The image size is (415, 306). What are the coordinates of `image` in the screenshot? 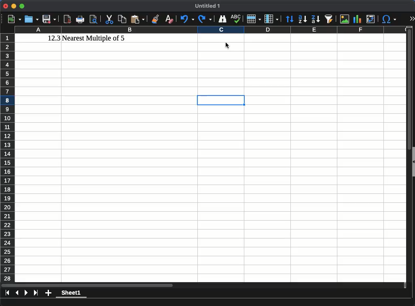 It's located at (344, 19).